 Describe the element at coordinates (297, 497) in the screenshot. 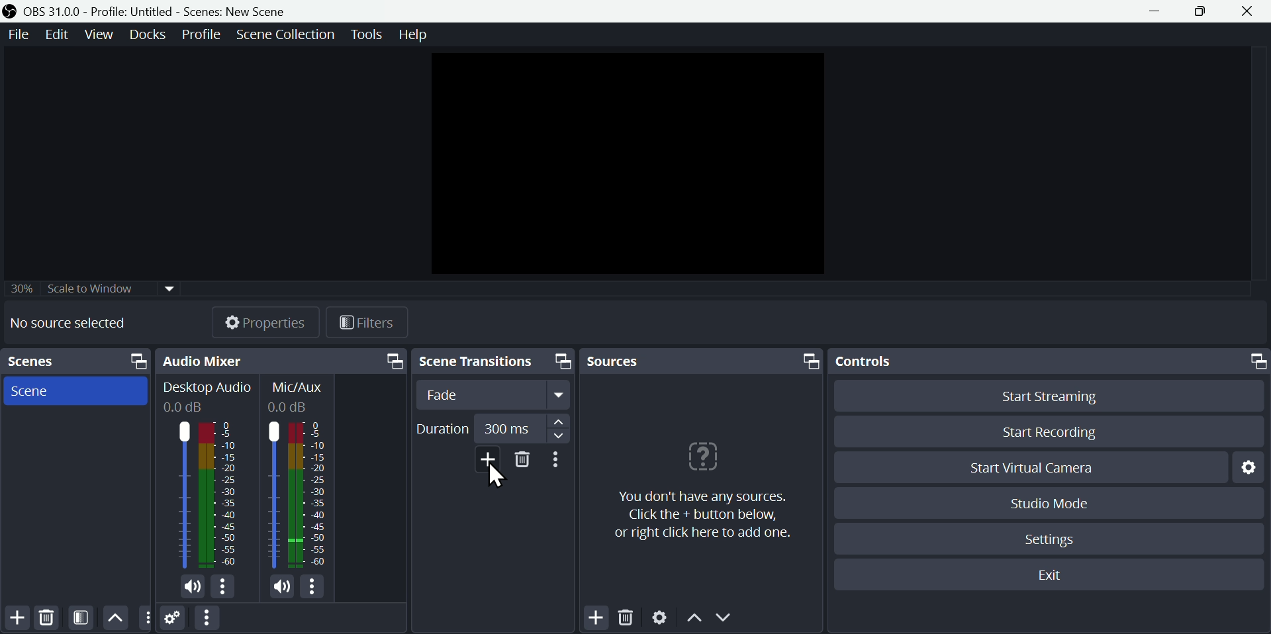

I see `Audio bar` at that location.